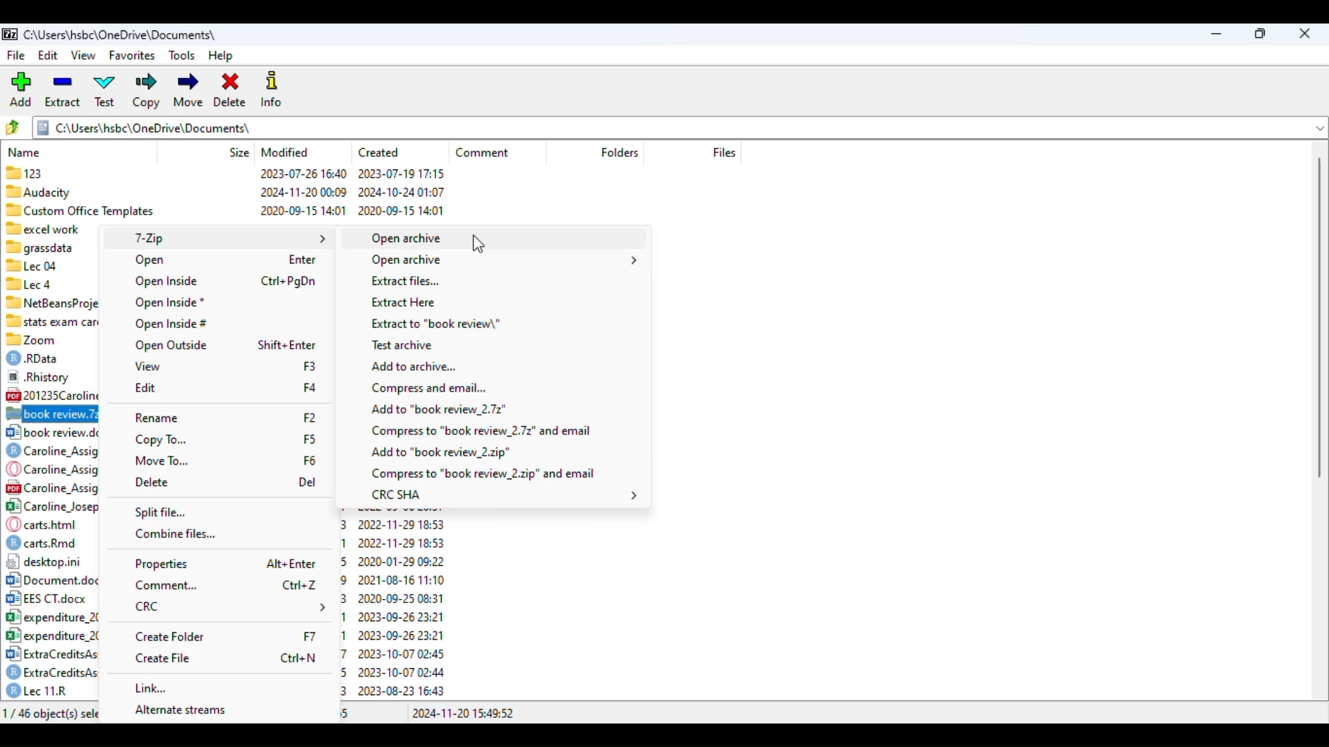 This screenshot has width=1329, height=747. Describe the element at coordinates (379, 153) in the screenshot. I see `created` at that location.